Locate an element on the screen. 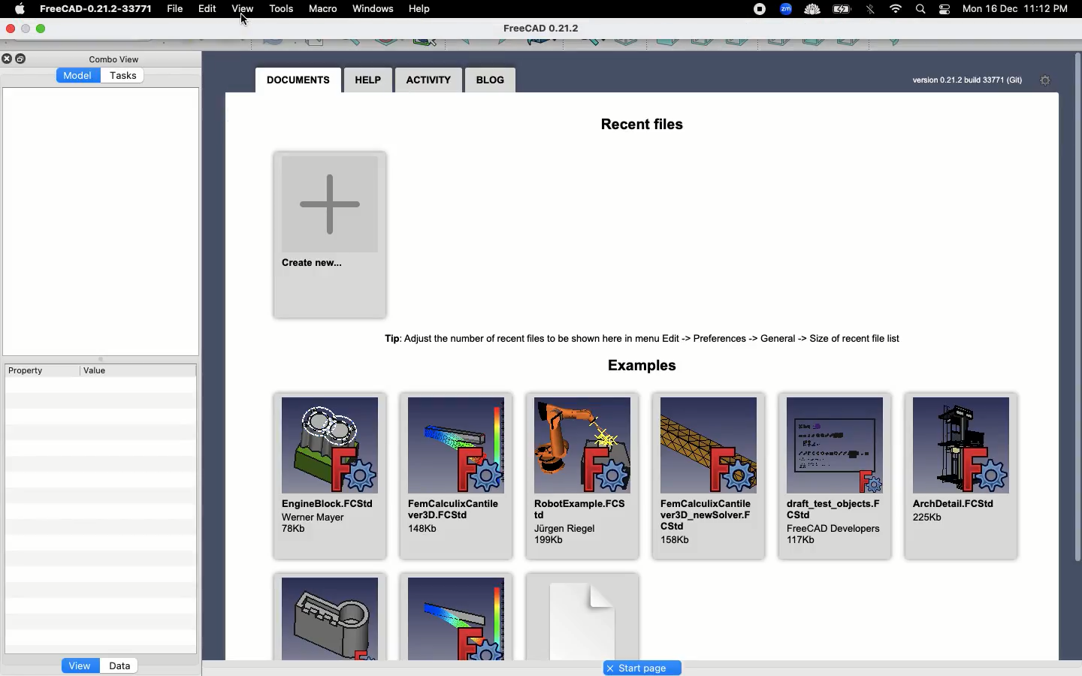 This screenshot has width=1082, height=676. version 0.21.2 bulld 33771 (Git) is located at coordinates (966, 80).